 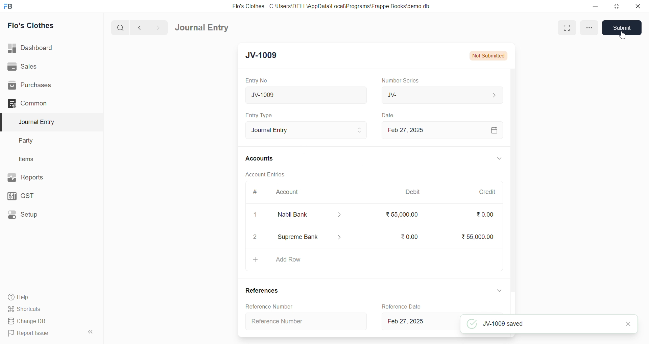 I want to click on Help, so click(x=42, y=298).